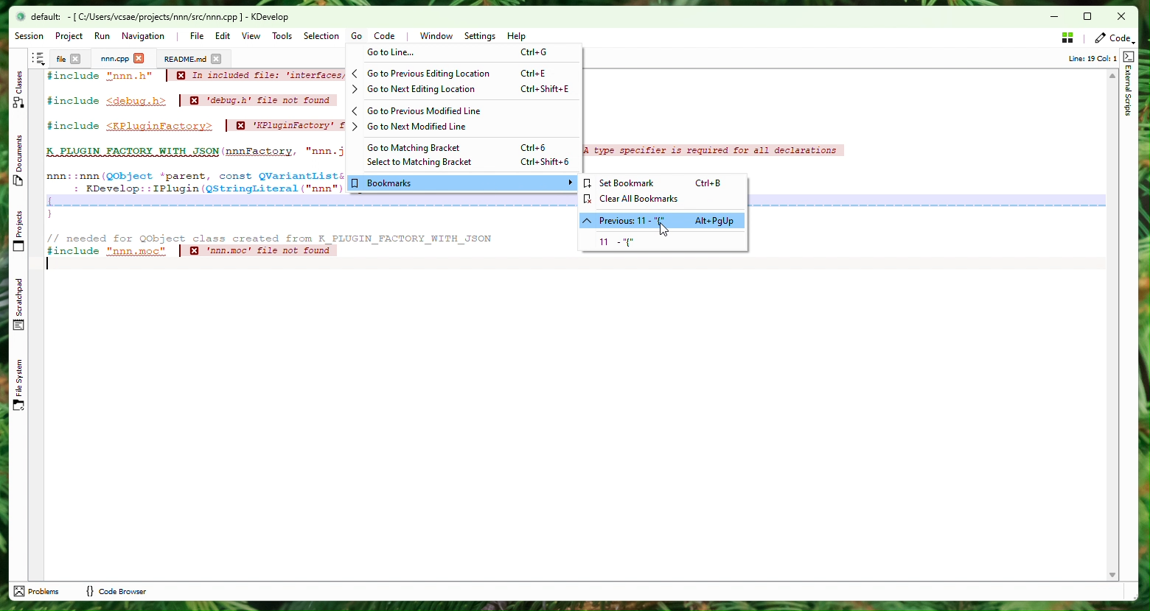  What do you see at coordinates (1092, 16) in the screenshot?
I see `Box` at bounding box center [1092, 16].